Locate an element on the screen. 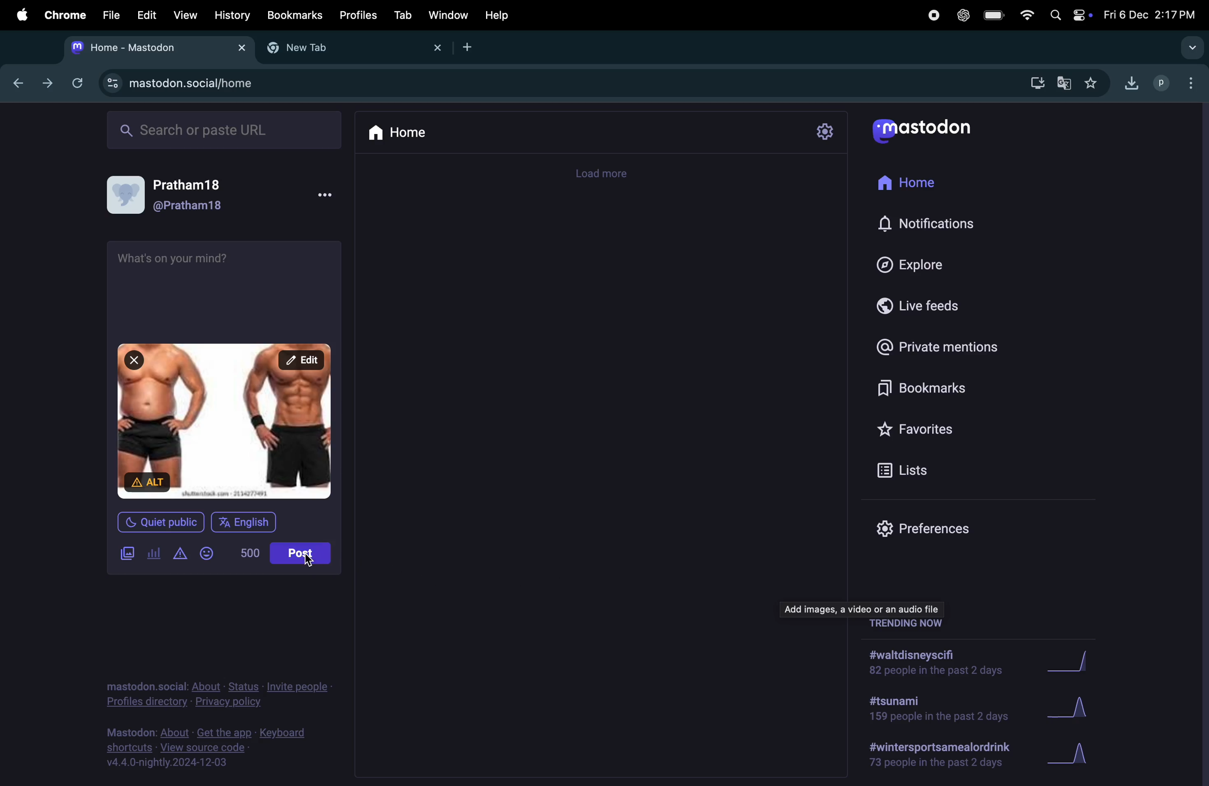 This screenshot has height=786, width=1209. mastdoon social url is located at coordinates (181, 82).